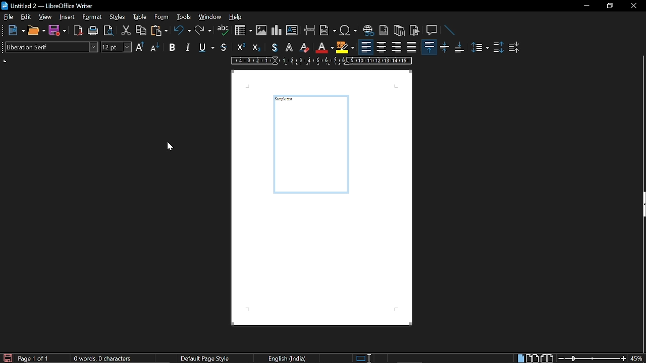 The height and width of the screenshot is (363, 646). What do you see at coordinates (107, 31) in the screenshot?
I see `toggle print preview` at bounding box center [107, 31].